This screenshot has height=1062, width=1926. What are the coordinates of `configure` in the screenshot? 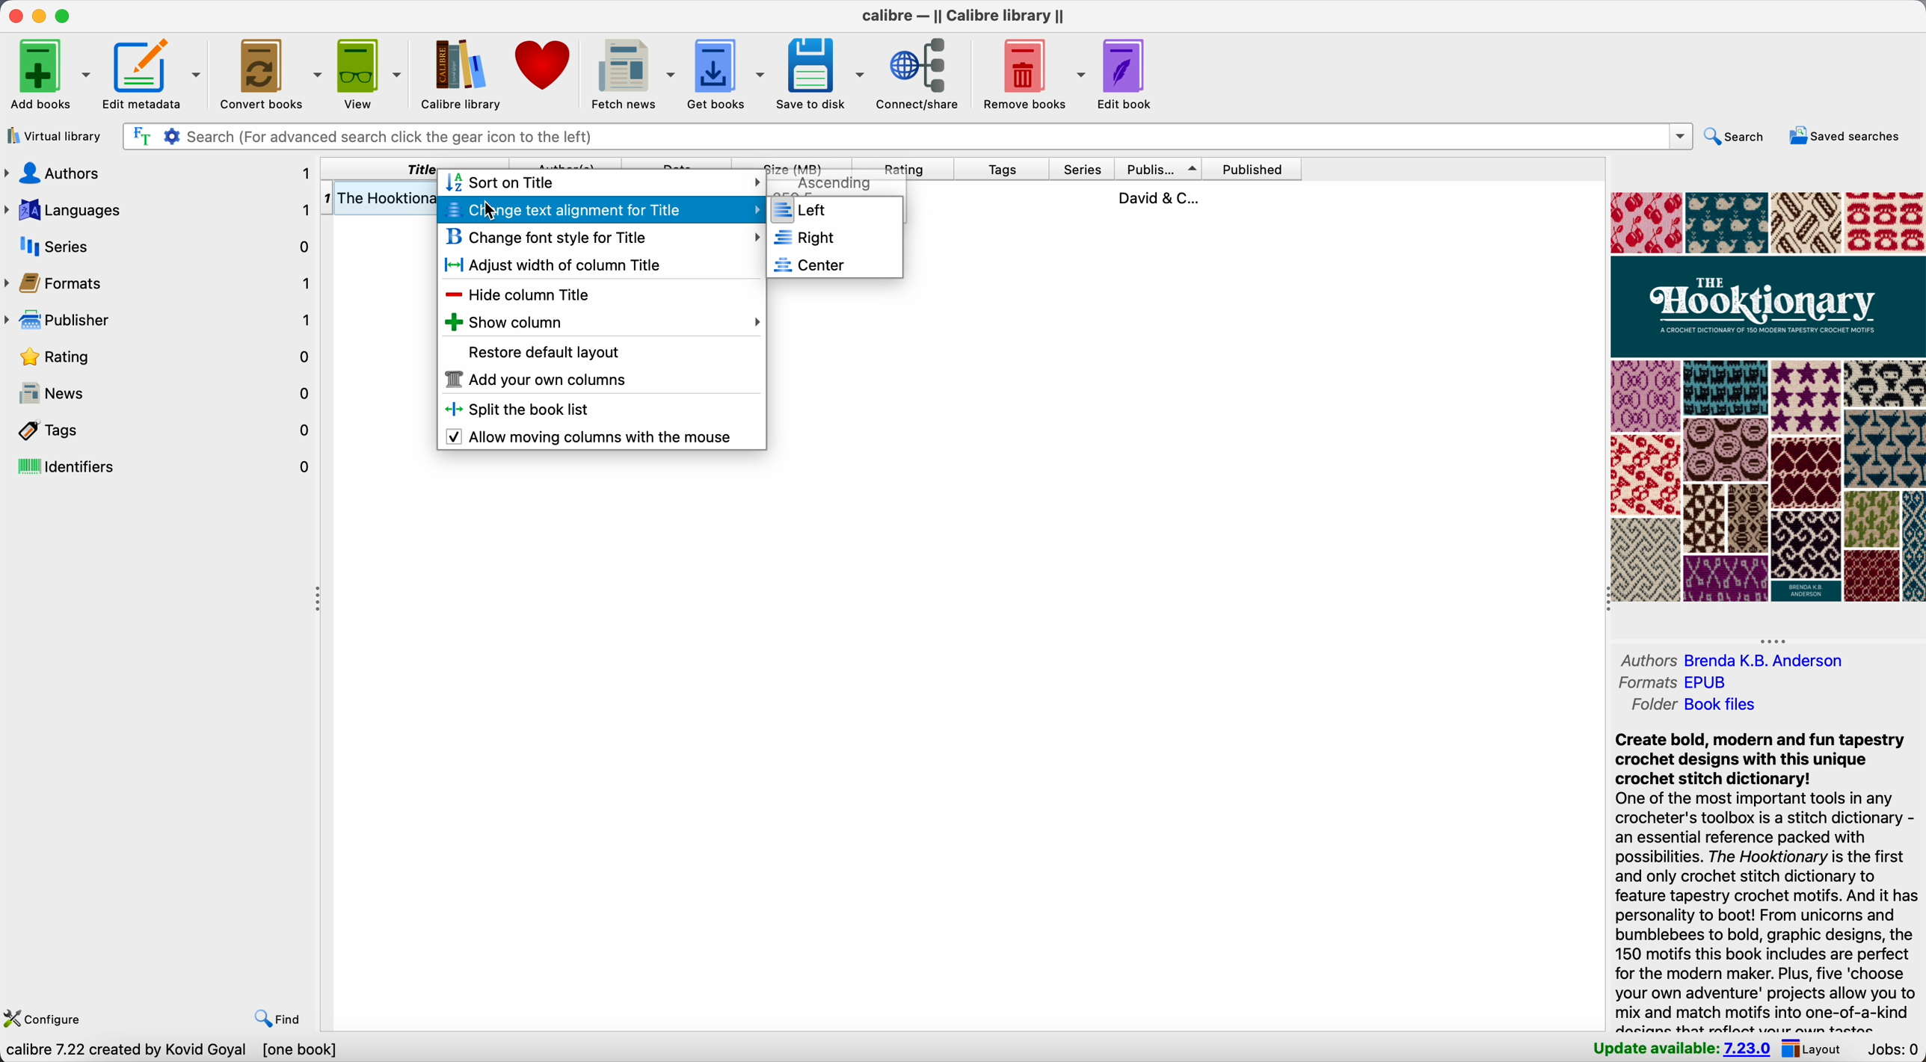 It's located at (42, 1019).